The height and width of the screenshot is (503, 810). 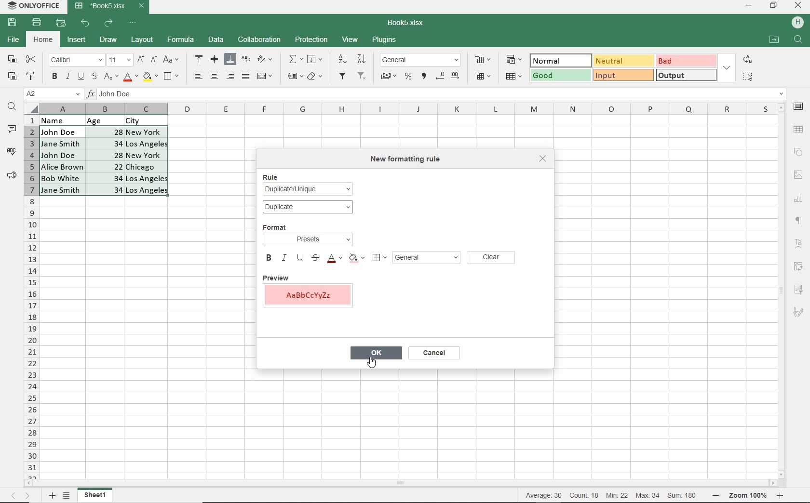 What do you see at coordinates (258, 40) in the screenshot?
I see `COLLABORATION` at bounding box center [258, 40].